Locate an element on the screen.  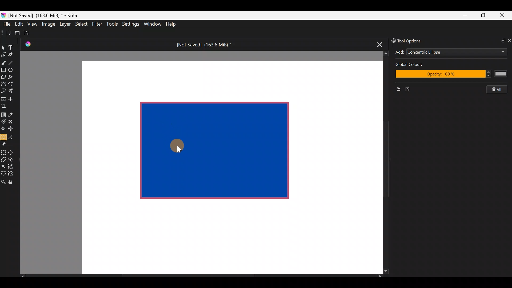
Magnetic curve selection tool is located at coordinates (12, 174).